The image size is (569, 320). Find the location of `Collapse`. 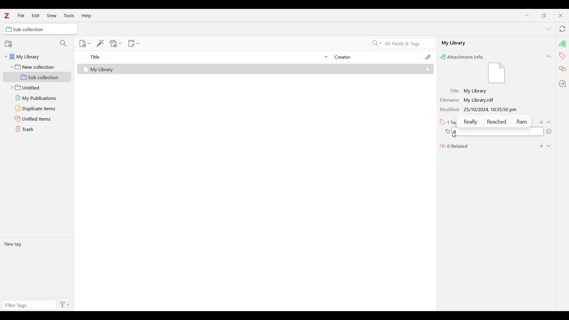

Collapse is located at coordinates (549, 57).